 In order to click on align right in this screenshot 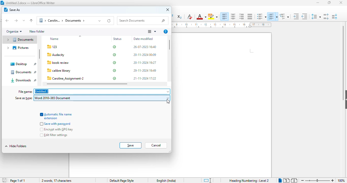, I will do `click(241, 17)`.